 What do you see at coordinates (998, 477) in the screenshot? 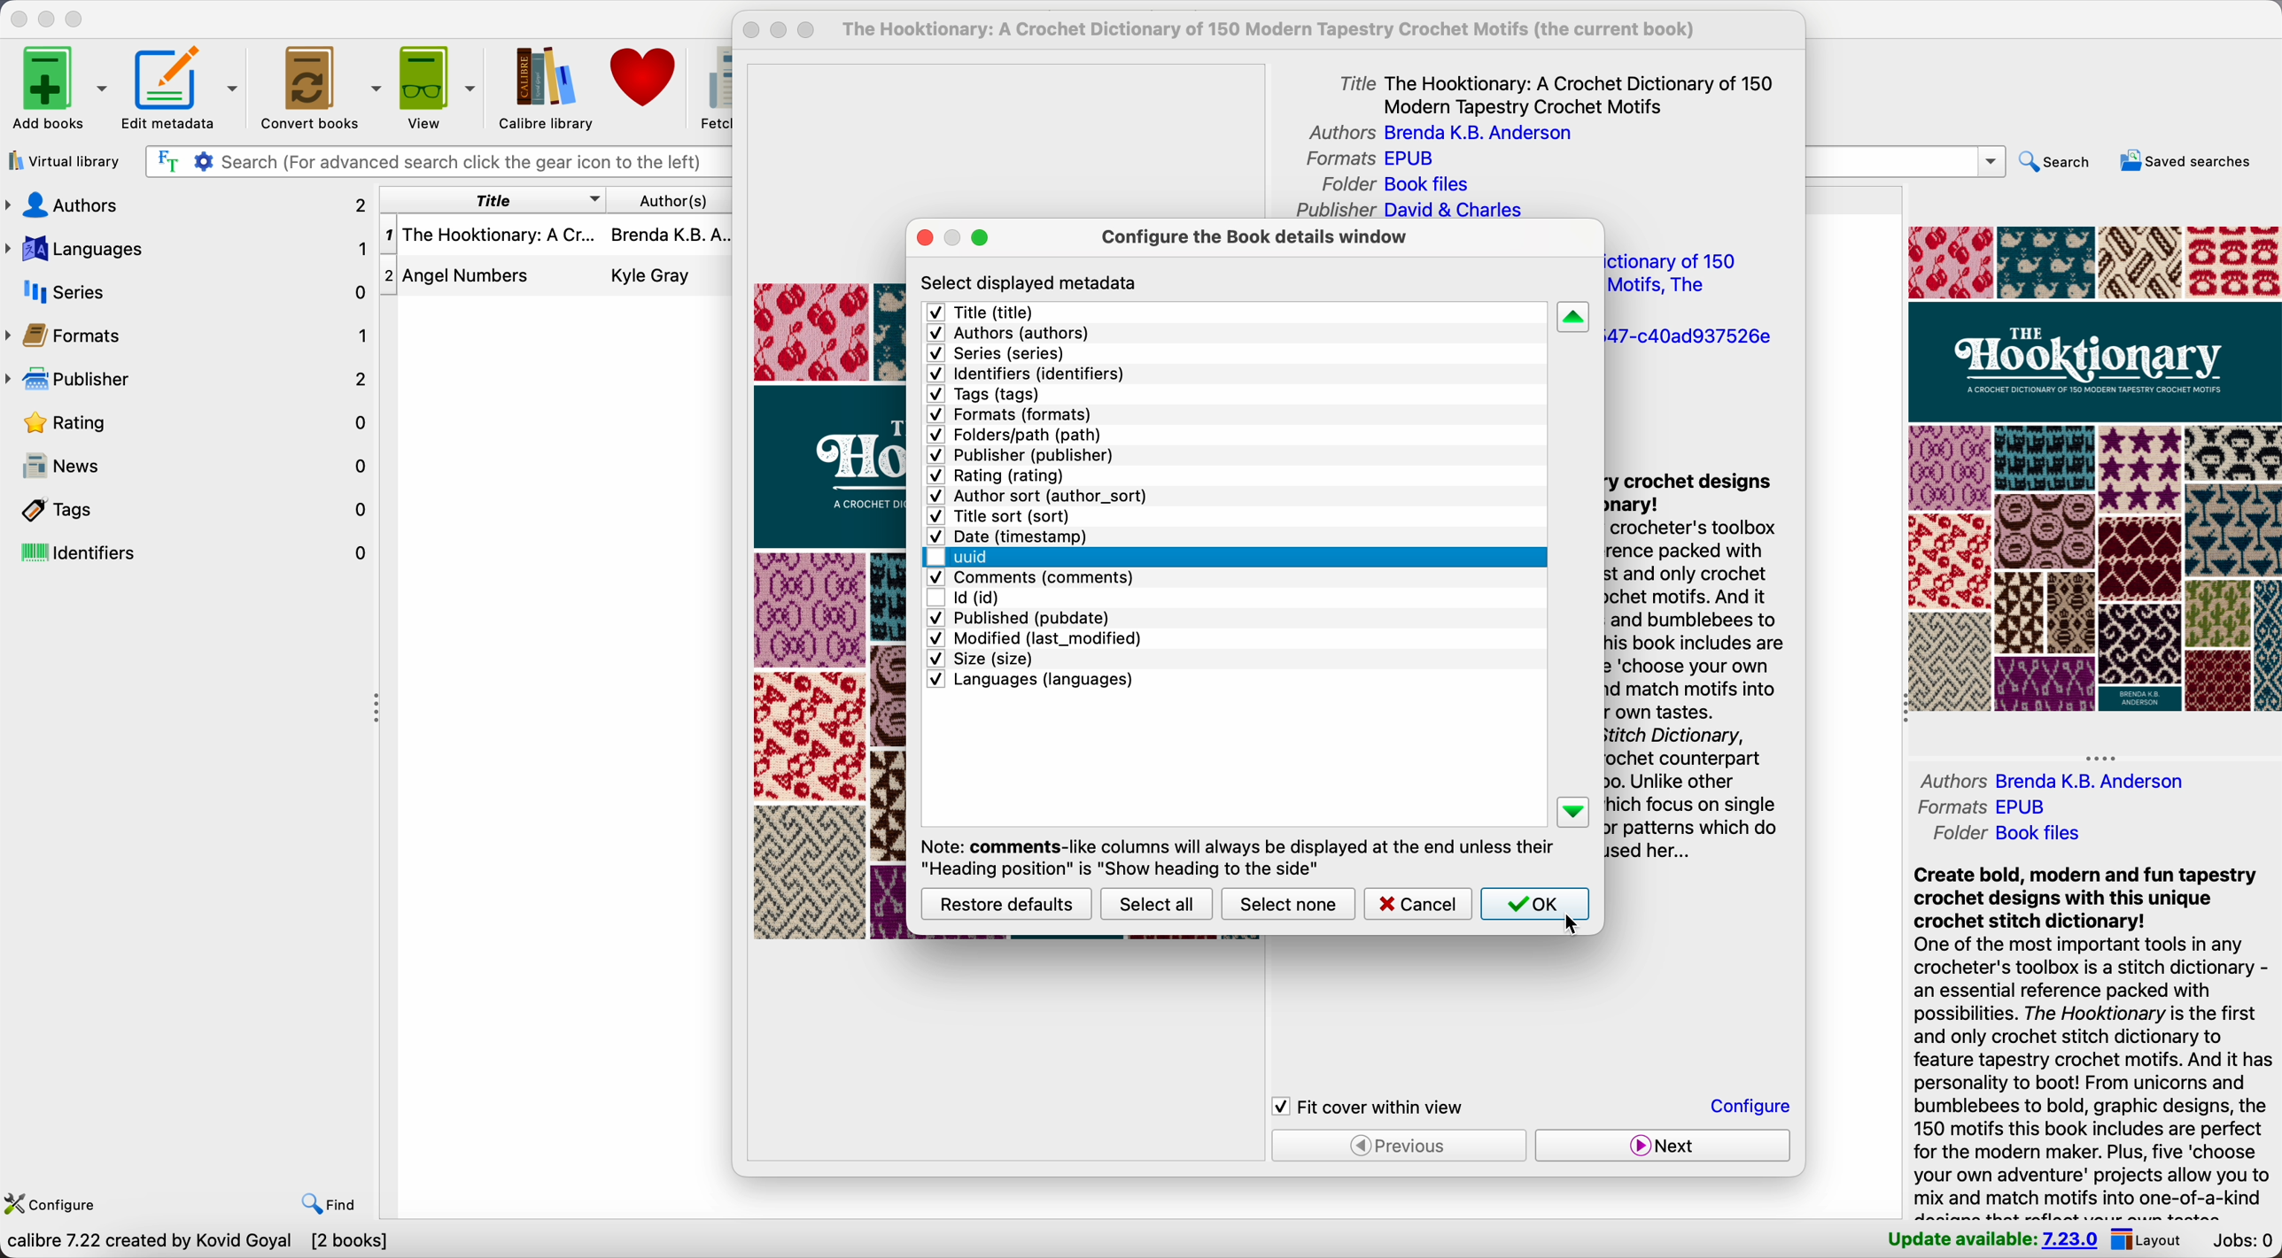
I see `rating` at bounding box center [998, 477].